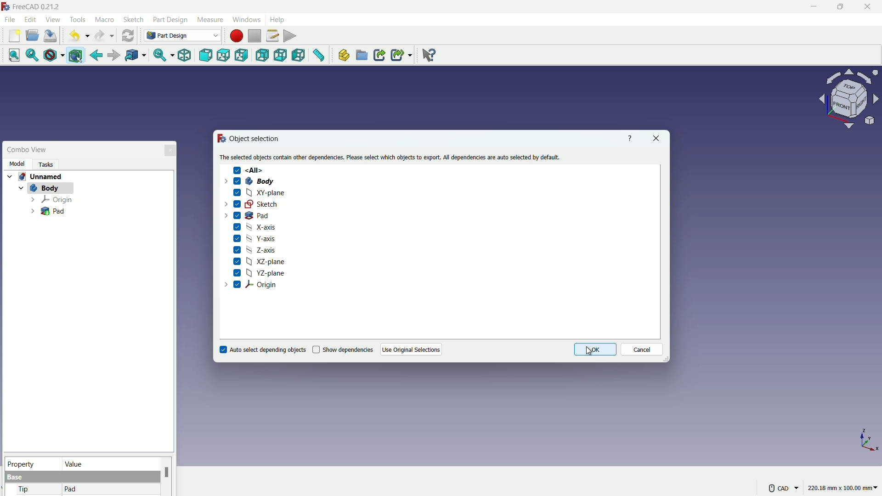  What do you see at coordinates (207, 56) in the screenshot?
I see `front view` at bounding box center [207, 56].